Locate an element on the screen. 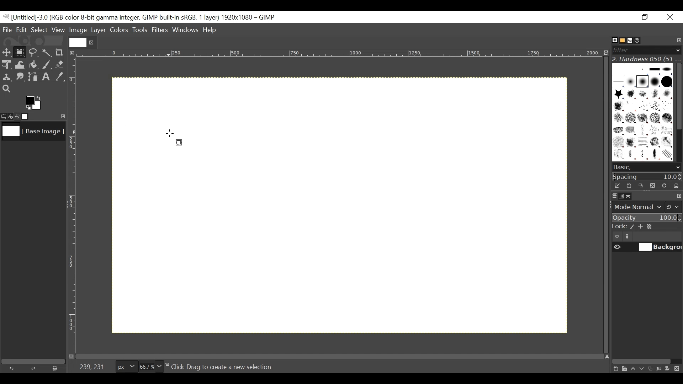 This screenshot has width=683, height=384. Images is located at coordinates (30, 117).